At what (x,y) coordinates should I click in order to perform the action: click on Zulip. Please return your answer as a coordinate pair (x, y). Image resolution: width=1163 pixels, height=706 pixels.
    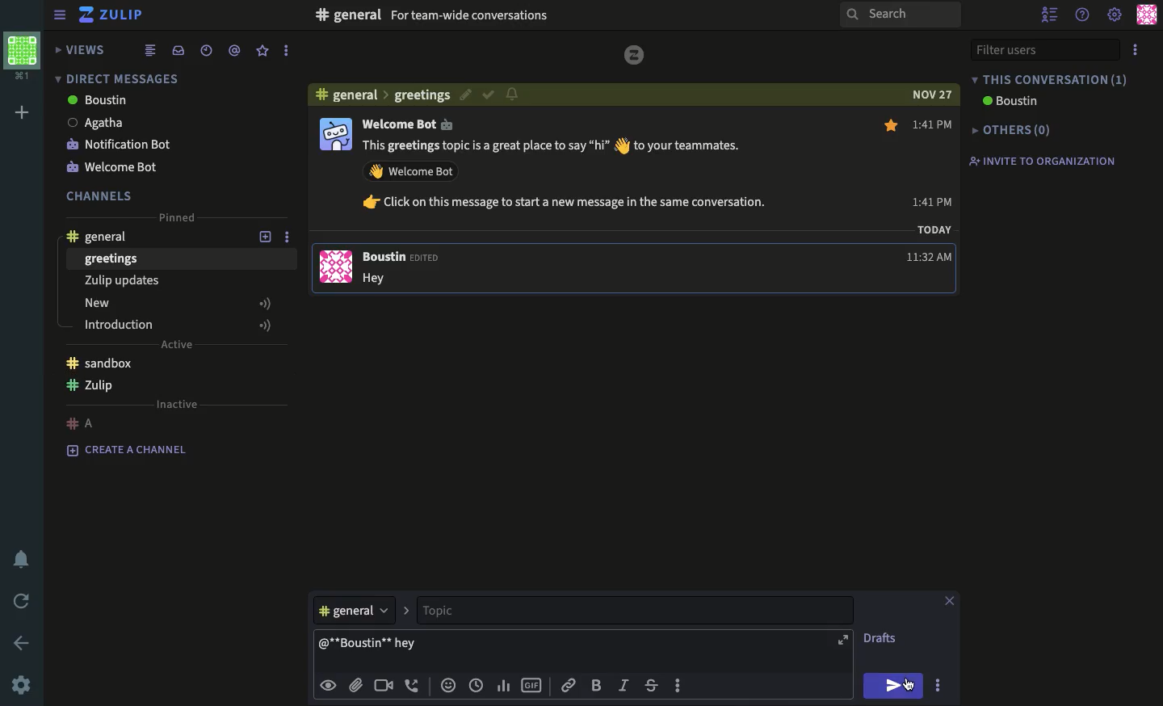
    Looking at the image, I should click on (90, 385).